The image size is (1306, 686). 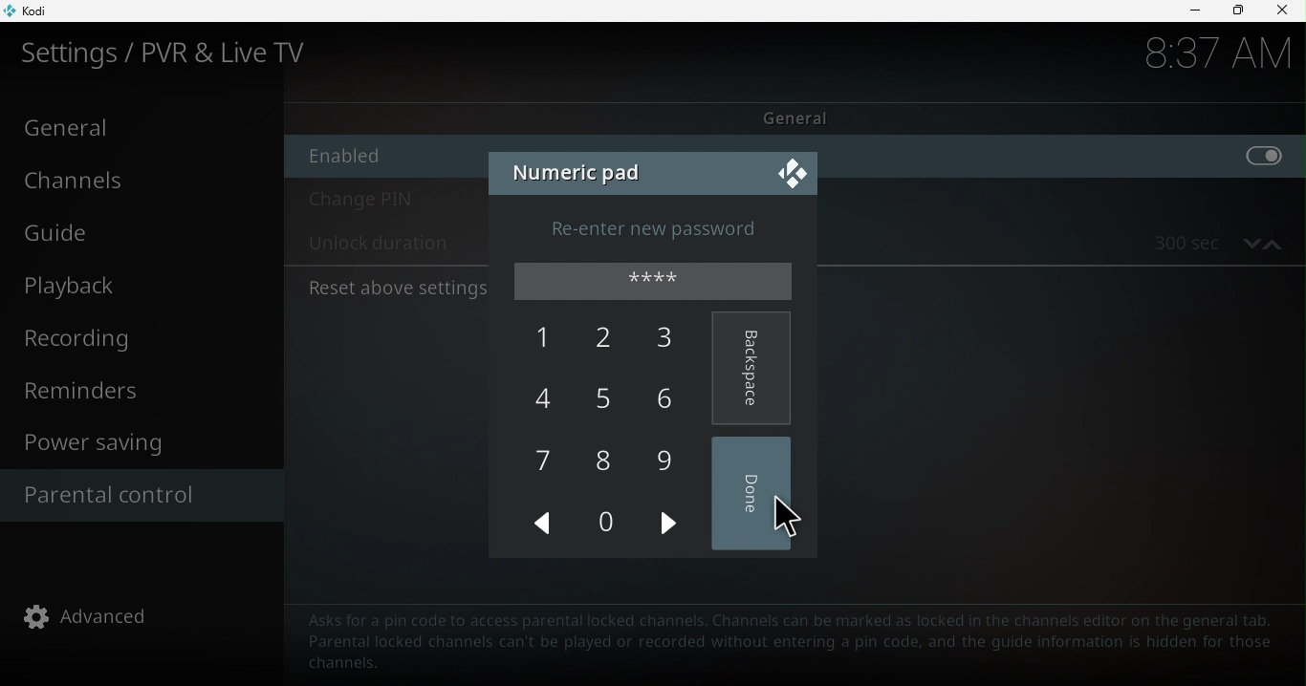 What do you see at coordinates (758, 494) in the screenshot?
I see `Done` at bounding box center [758, 494].